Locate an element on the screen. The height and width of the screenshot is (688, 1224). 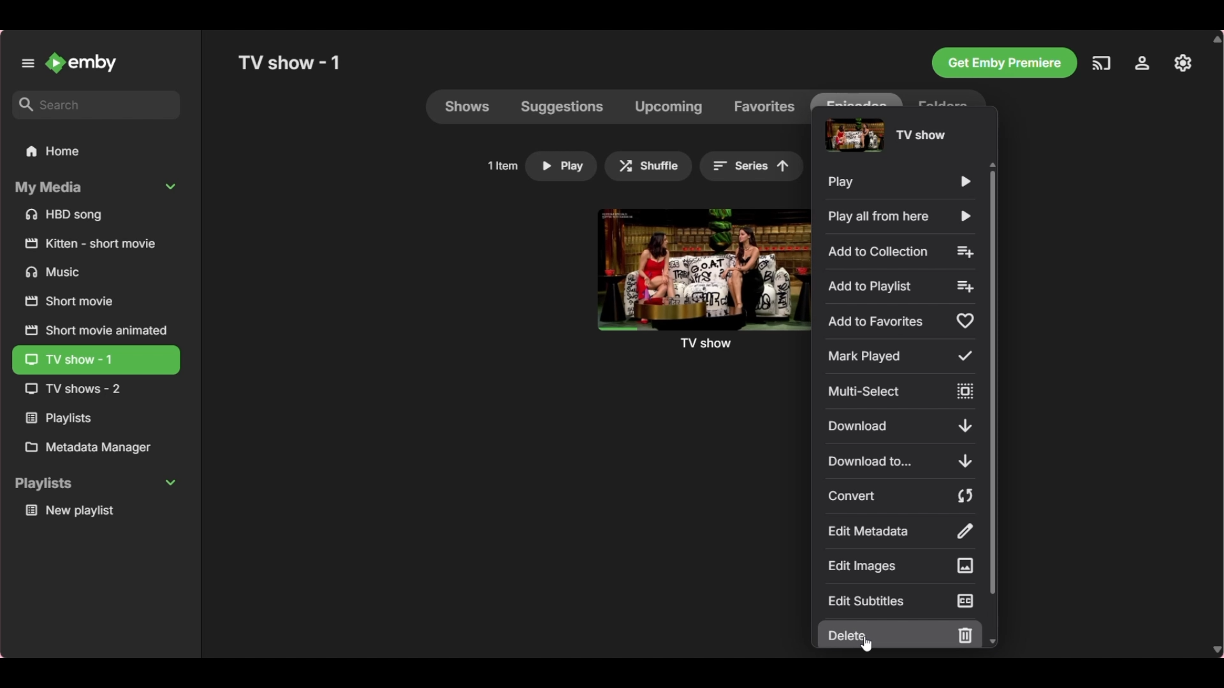
Media under Playlists is located at coordinates (96, 510).